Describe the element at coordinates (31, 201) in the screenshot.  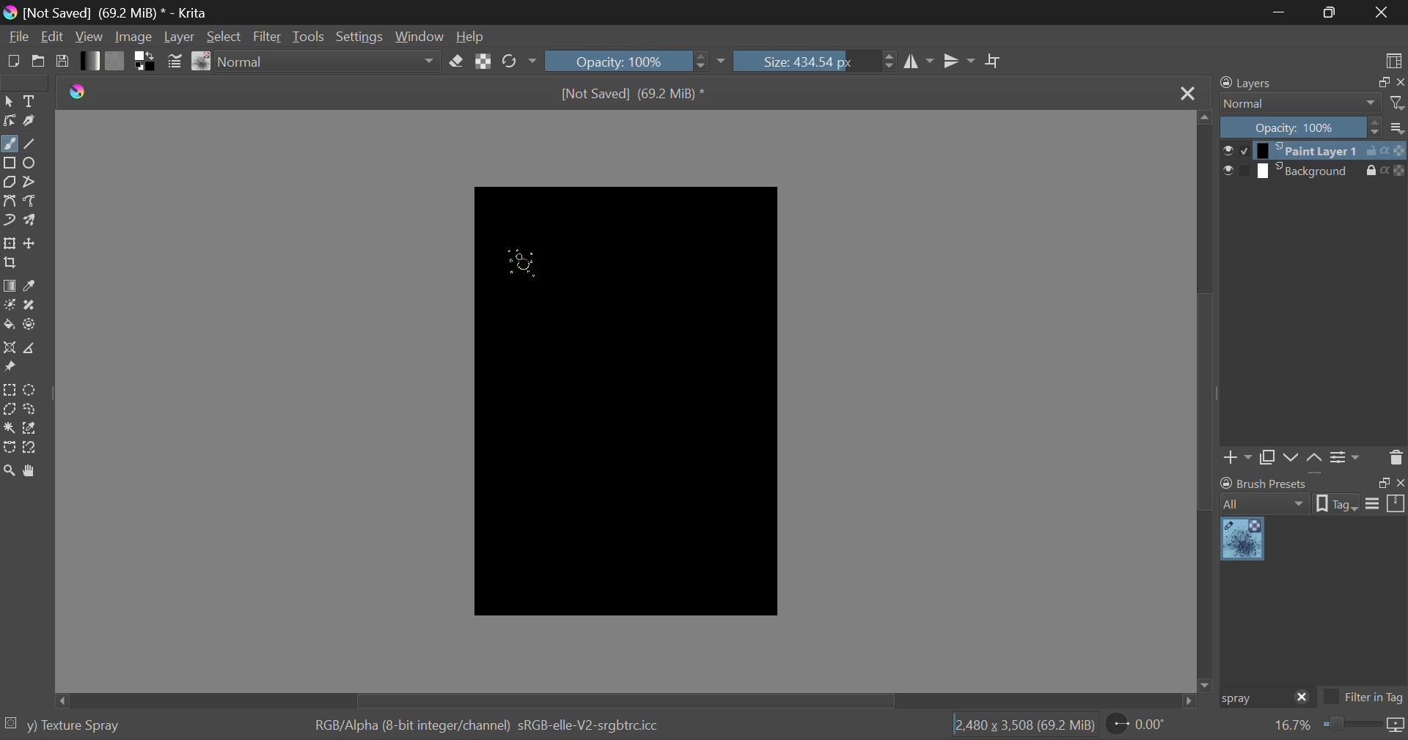
I see `Freehand Path Tool` at that location.